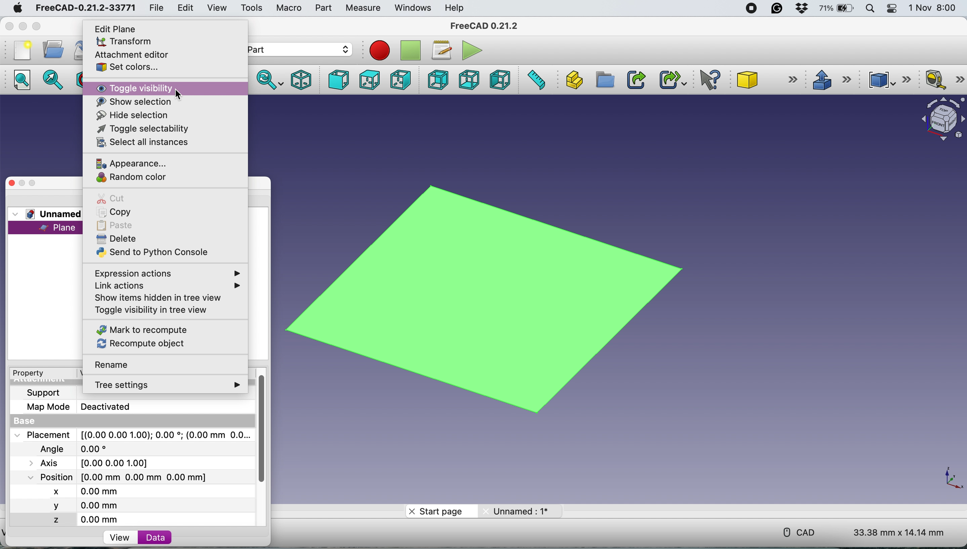  What do you see at coordinates (573, 79) in the screenshot?
I see `create part` at bounding box center [573, 79].